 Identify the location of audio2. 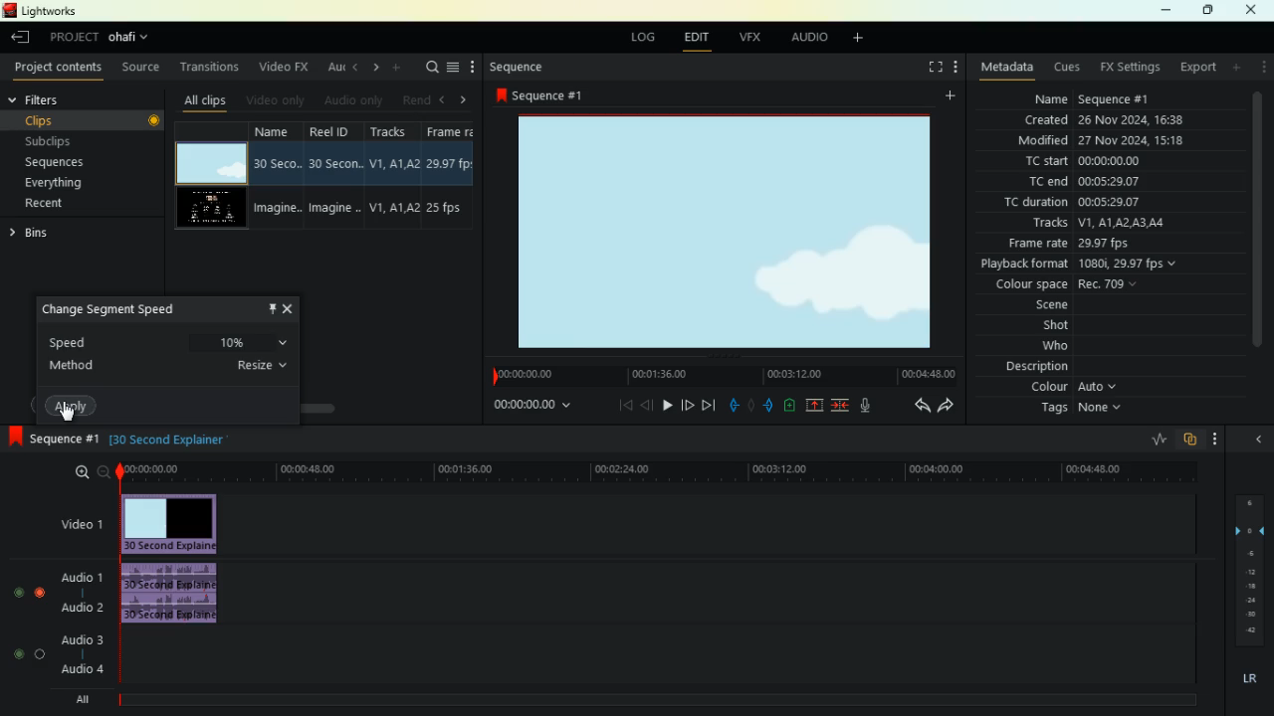
(78, 607).